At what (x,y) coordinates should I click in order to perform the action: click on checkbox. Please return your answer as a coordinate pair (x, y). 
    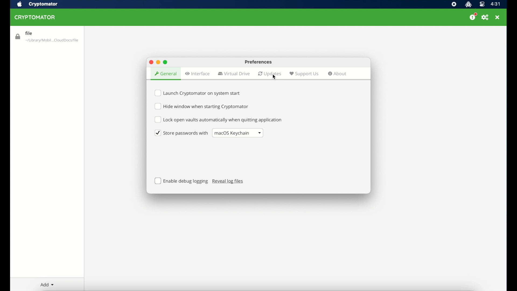
    Looking at the image, I should click on (181, 133).